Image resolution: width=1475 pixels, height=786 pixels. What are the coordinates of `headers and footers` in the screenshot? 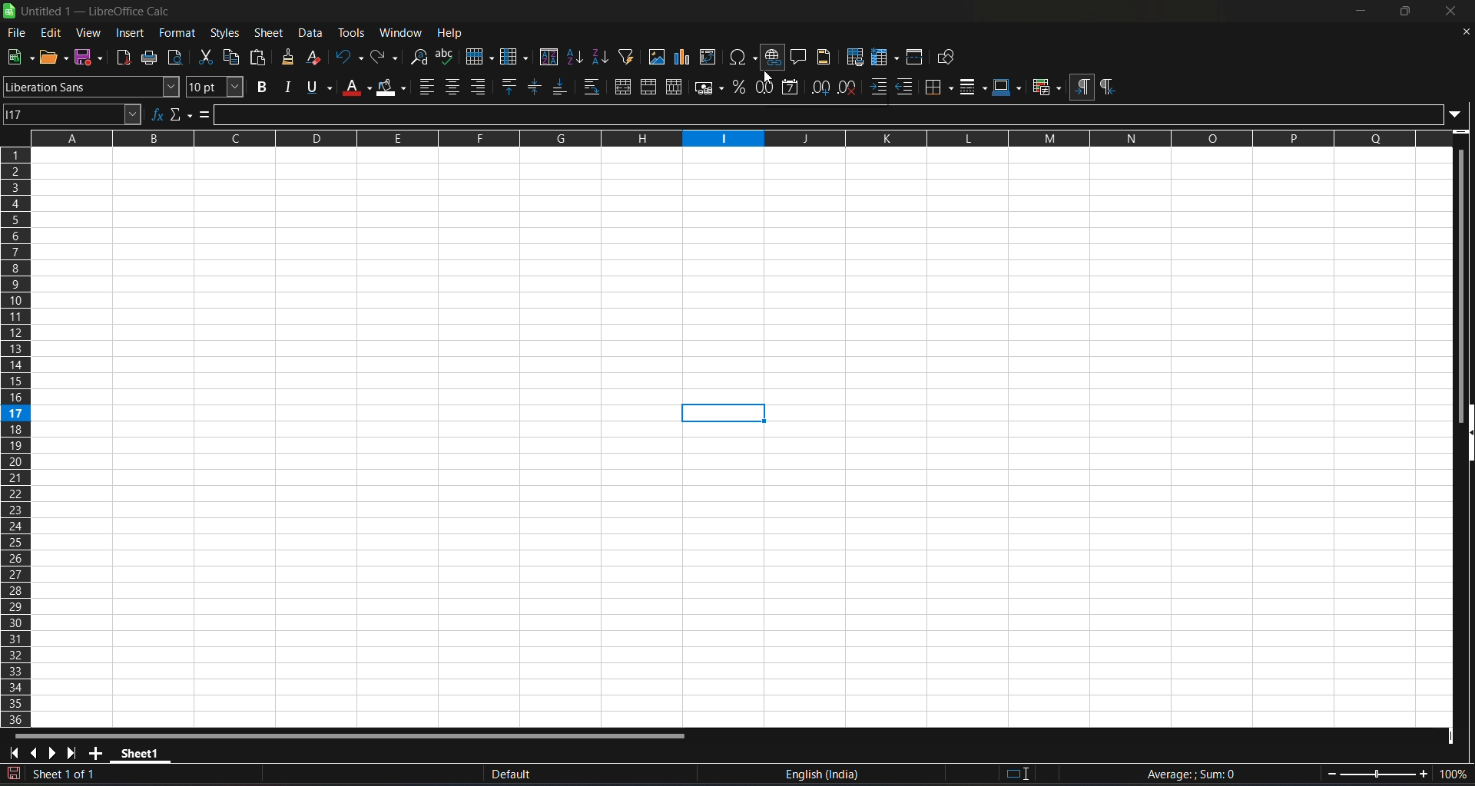 It's located at (826, 57).